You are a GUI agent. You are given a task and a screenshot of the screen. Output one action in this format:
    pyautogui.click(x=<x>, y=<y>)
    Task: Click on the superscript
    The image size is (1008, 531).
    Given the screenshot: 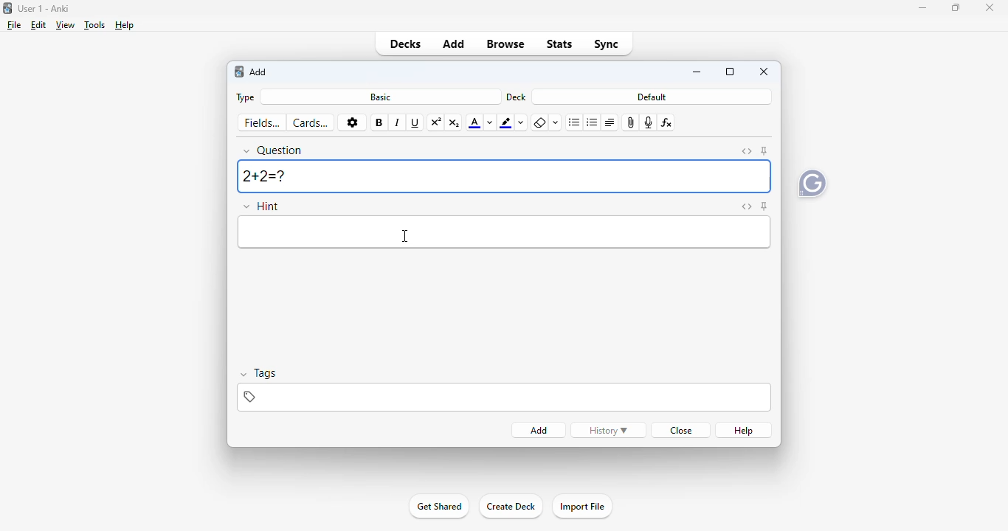 What is the action you would take?
    pyautogui.click(x=435, y=123)
    